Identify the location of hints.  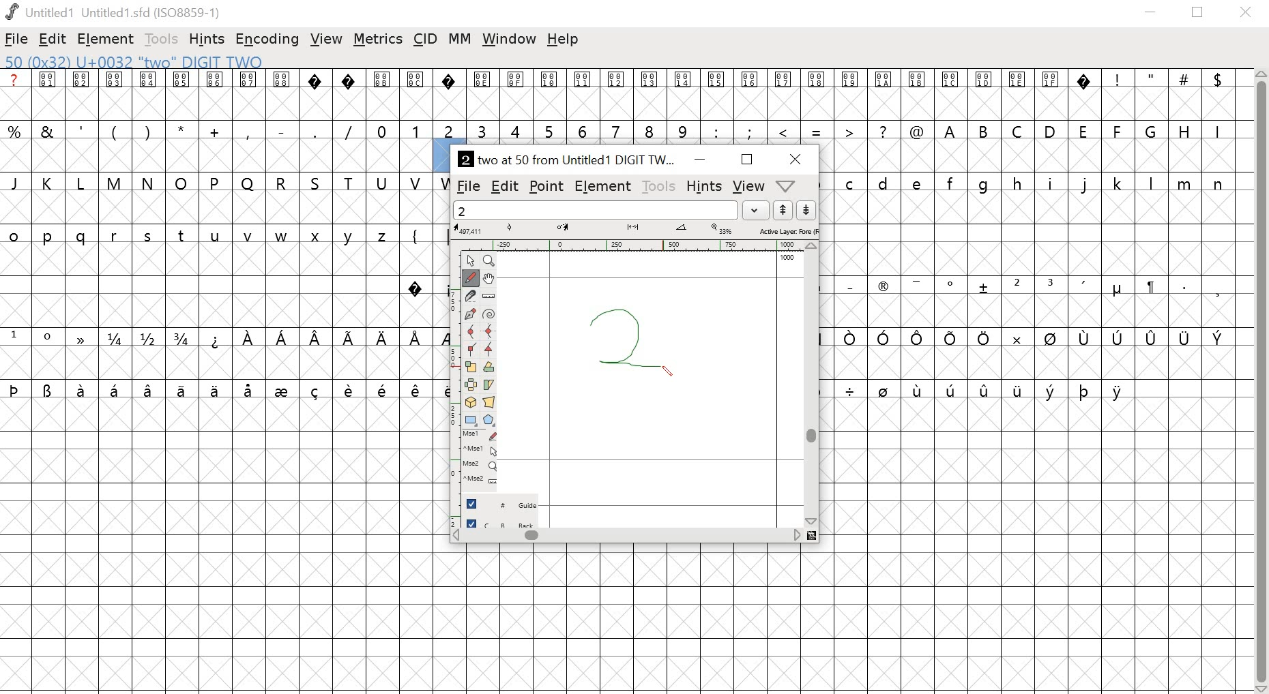
(704, 185).